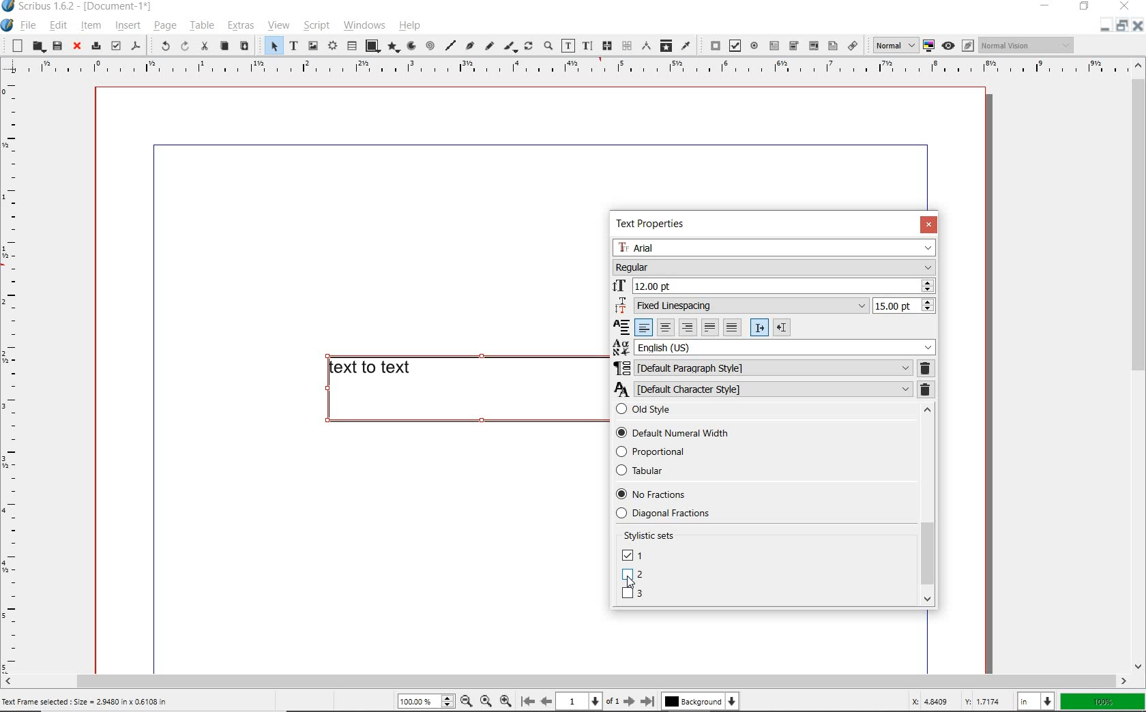  I want to click on item, so click(91, 25).